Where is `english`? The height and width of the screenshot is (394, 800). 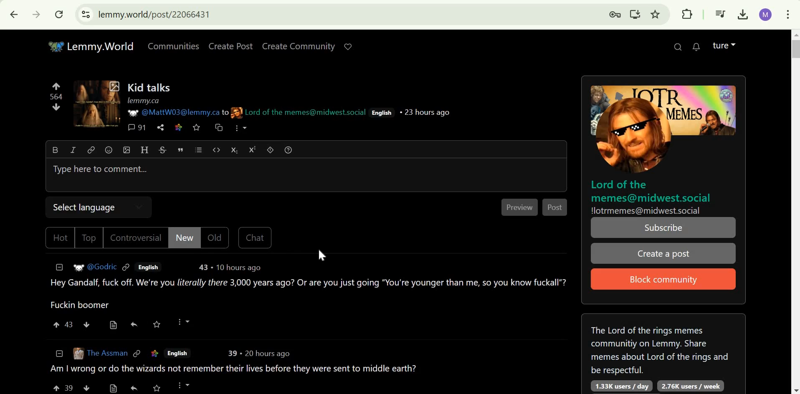 english is located at coordinates (147, 267).